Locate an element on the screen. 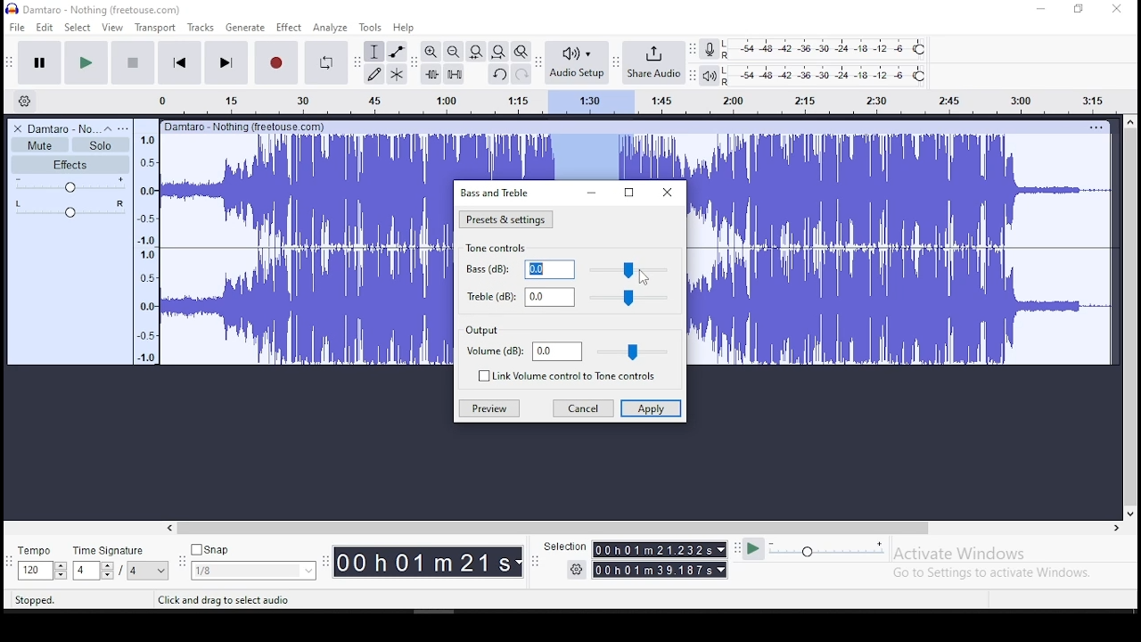 The height and width of the screenshot is (642, 1141). help is located at coordinates (404, 29).